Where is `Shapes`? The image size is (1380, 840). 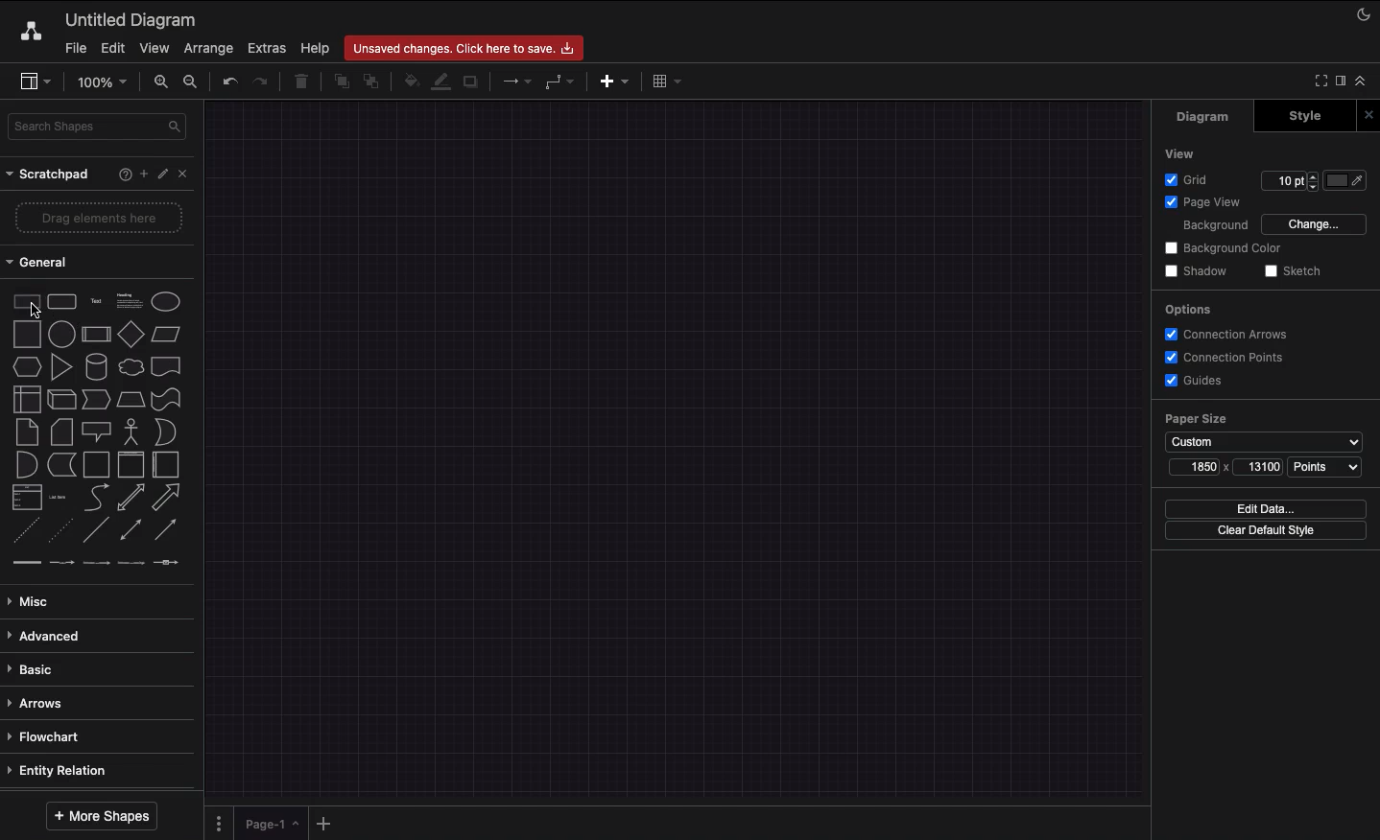 Shapes is located at coordinates (98, 435).